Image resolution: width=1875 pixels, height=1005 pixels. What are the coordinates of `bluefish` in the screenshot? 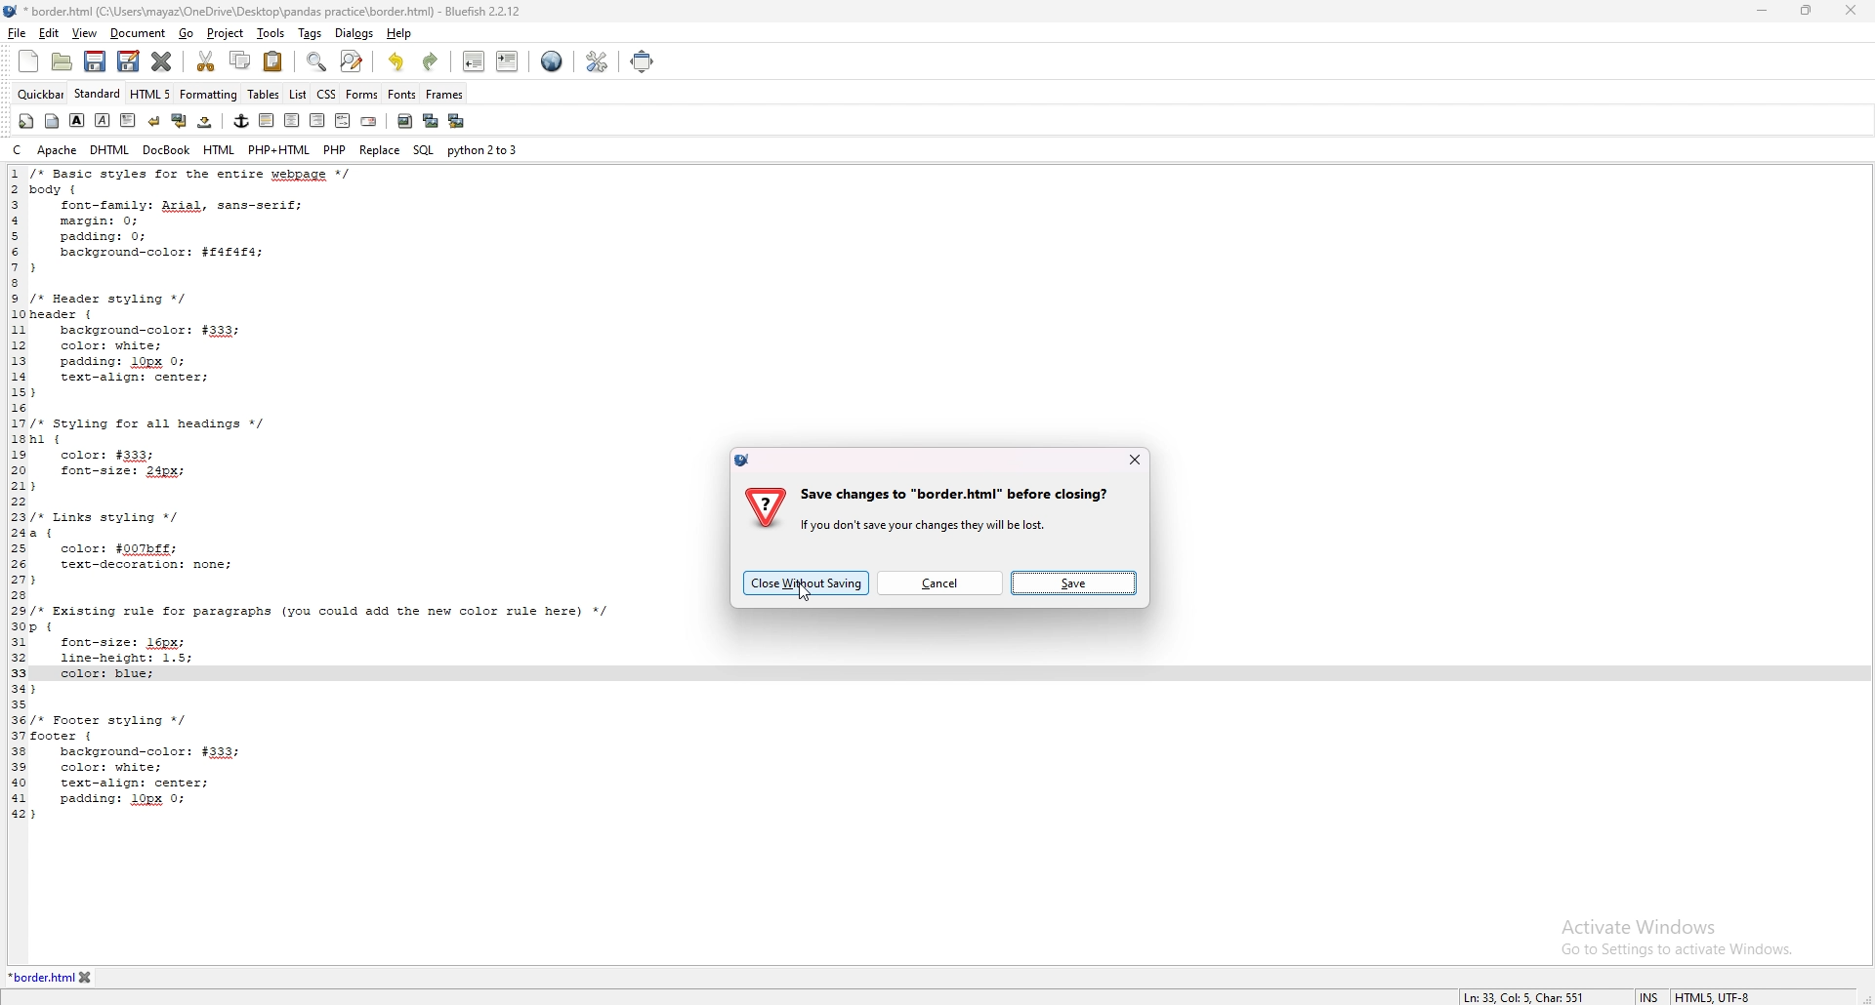 It's located at (746, 460).